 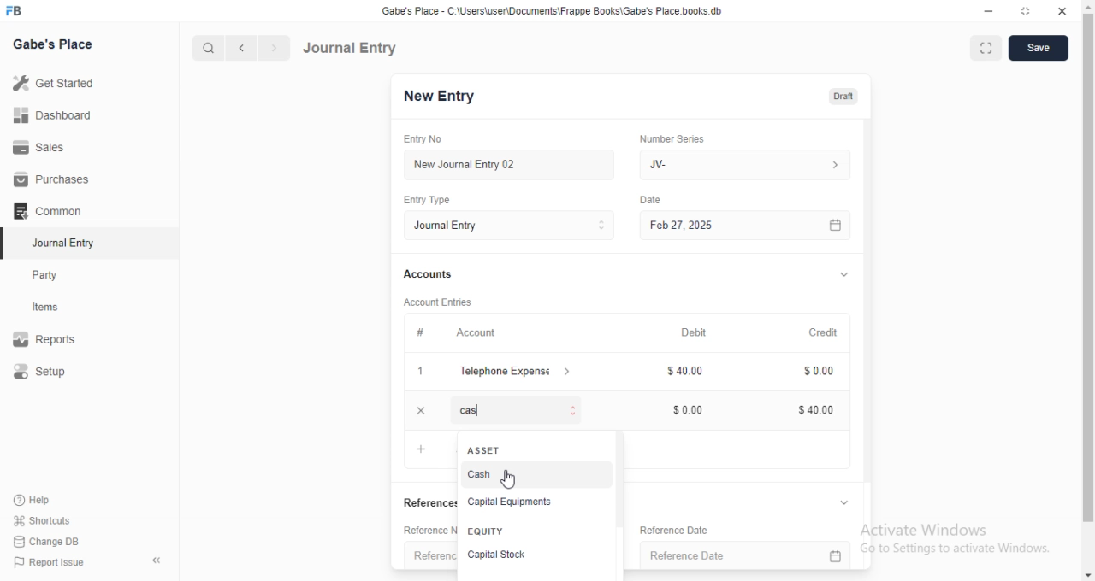 I want to click on Help, so click(x=31, y=500).